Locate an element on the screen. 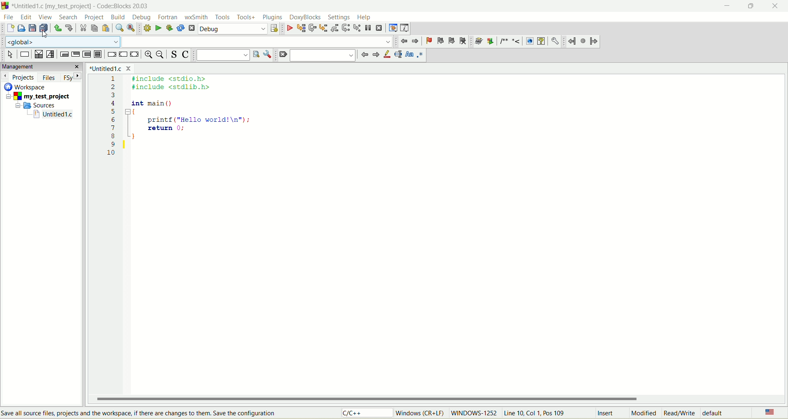 Image resolution: width=788 pixels, height=419 pixels. preferences is located at coordinates (555, 41).